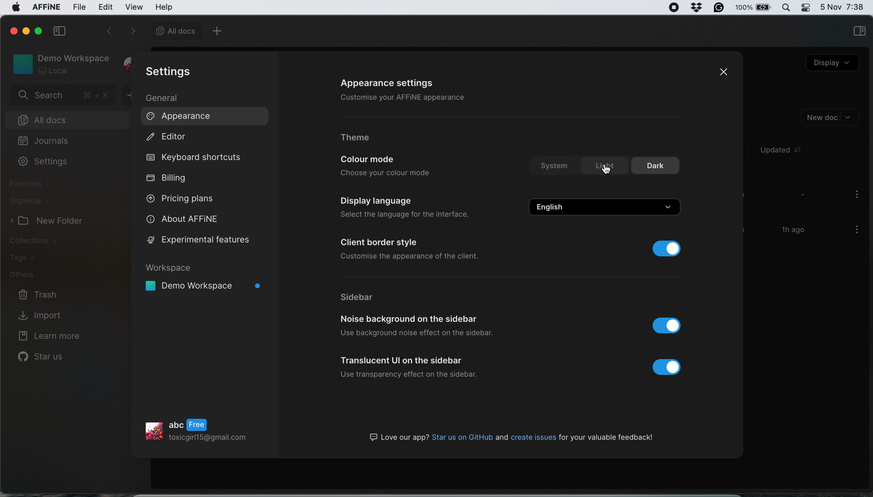  Describe the element at coordinates (31, 184) in the screenshot. I see `favourites` at that location.